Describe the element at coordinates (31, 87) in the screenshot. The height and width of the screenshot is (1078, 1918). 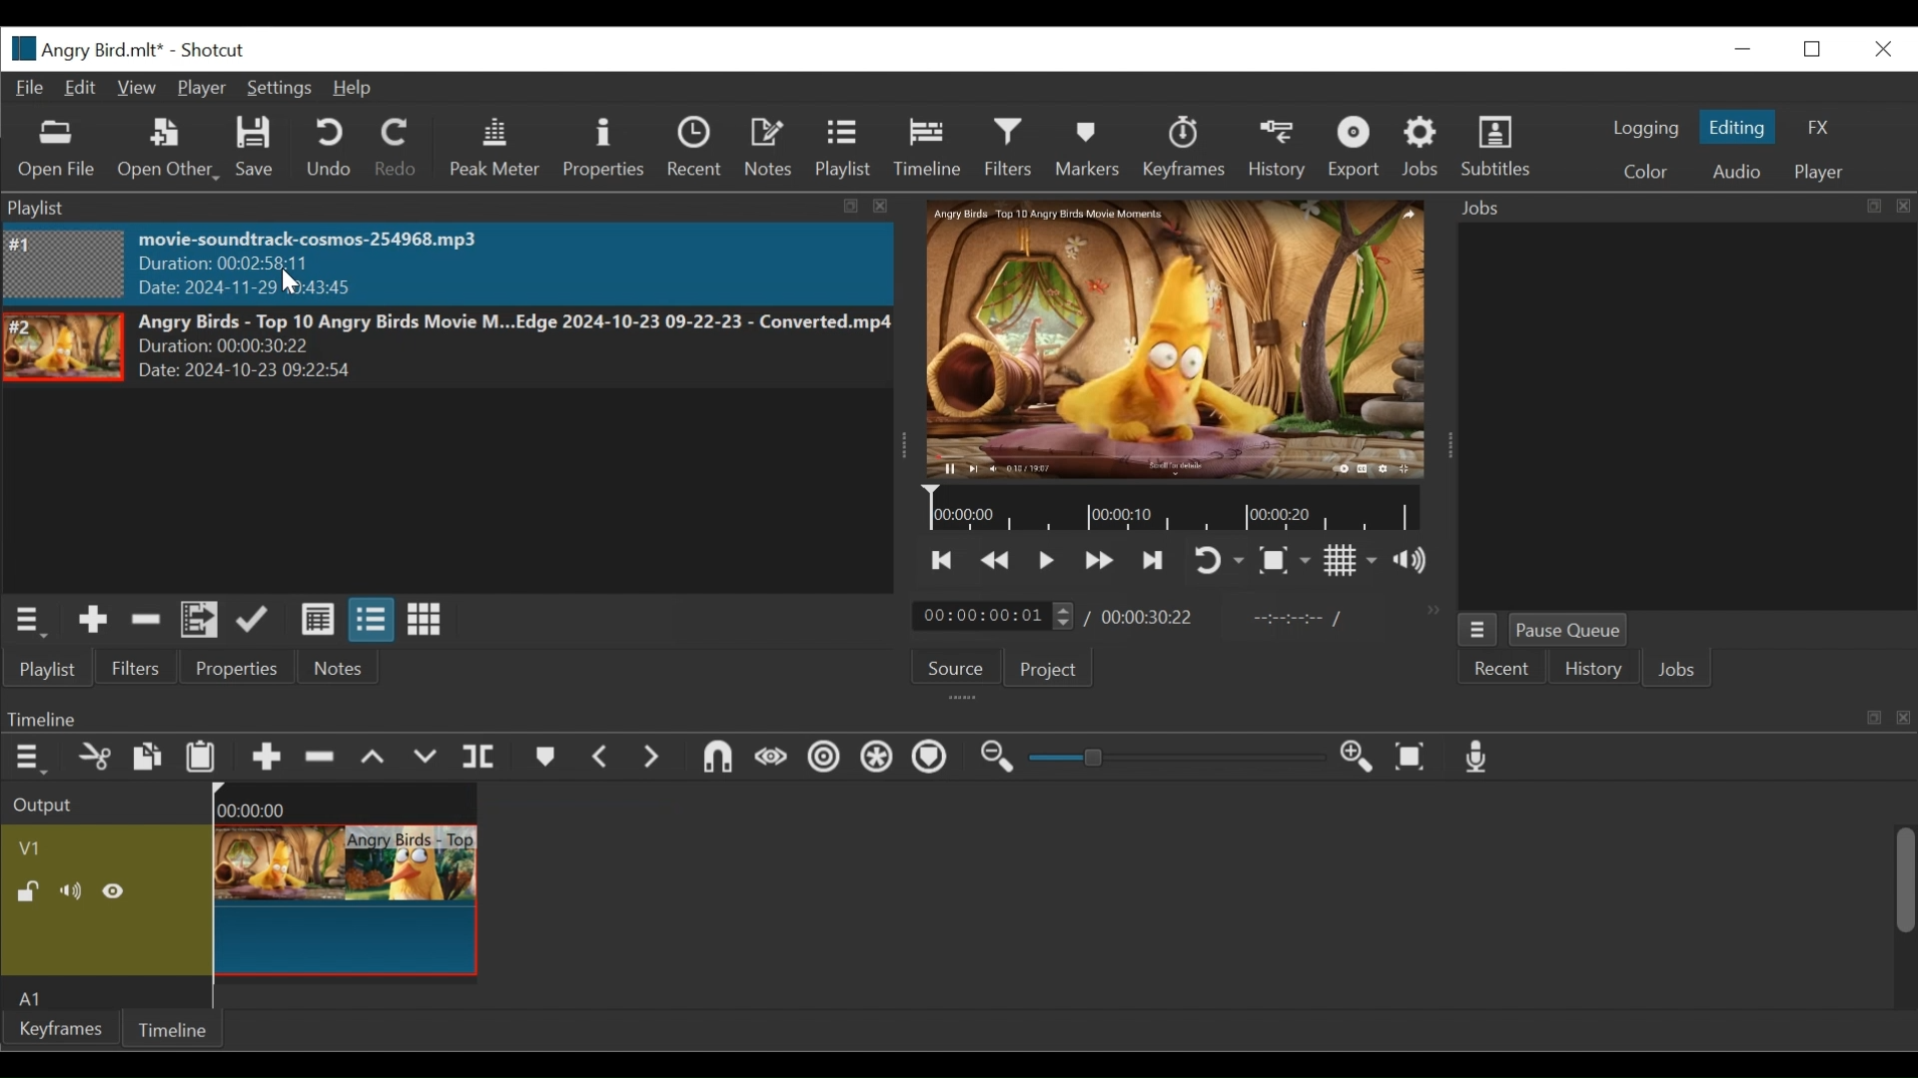
I see `File` at that location.